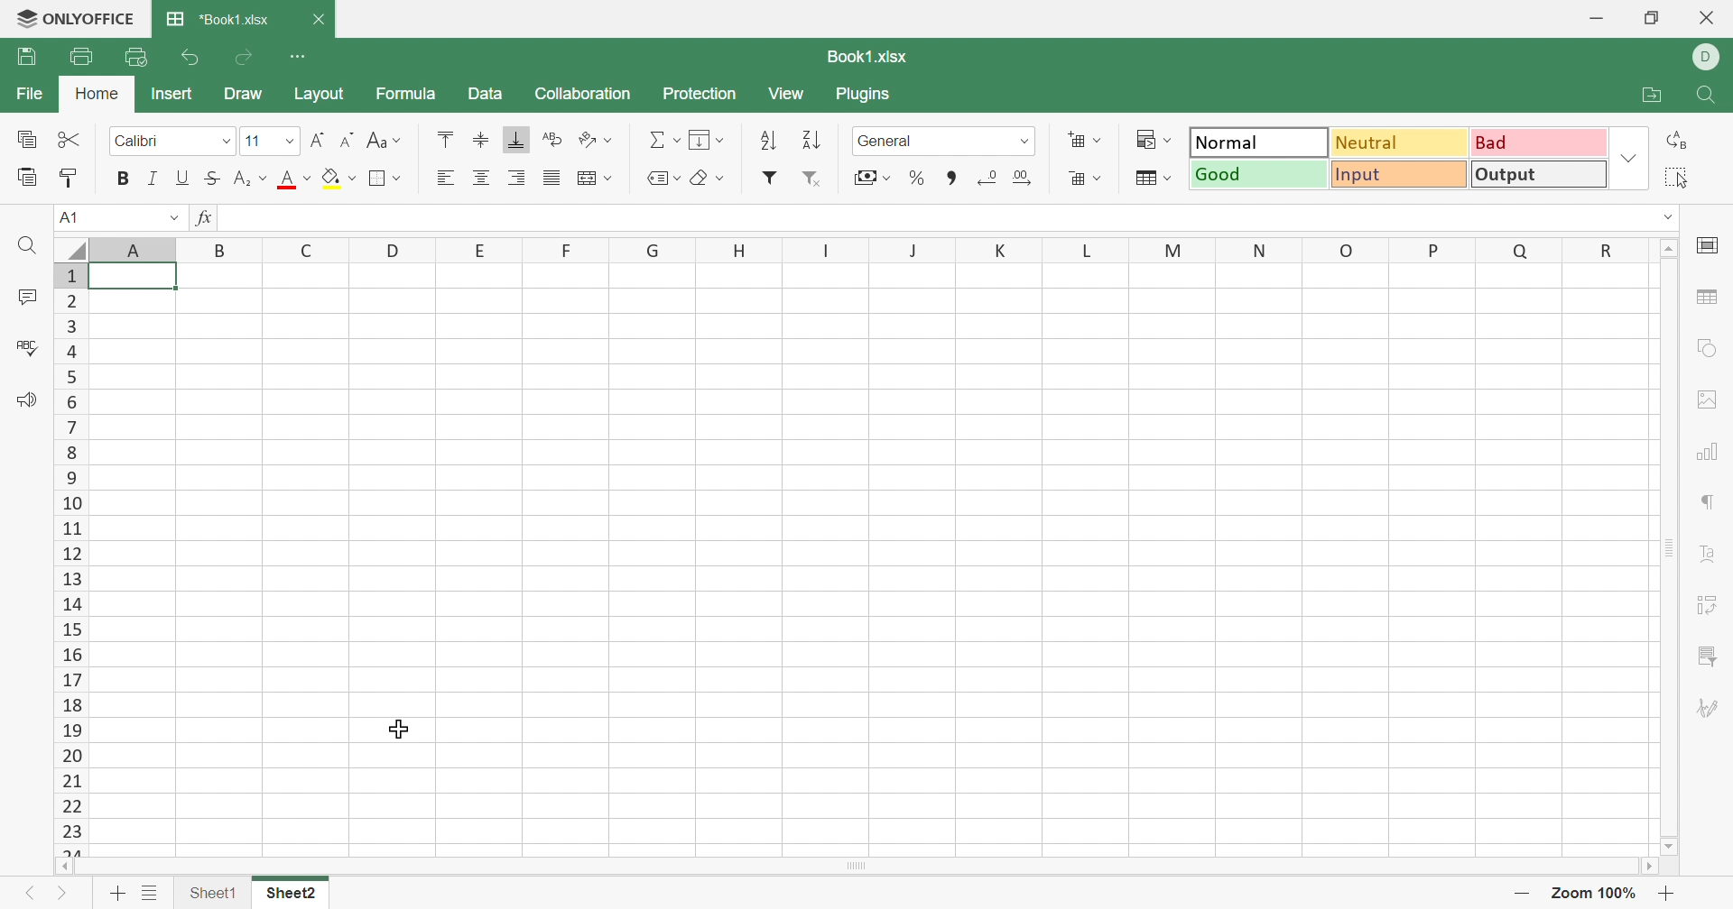 The width and height of the screenshot is (1733, 909). I want to click on Chart settings, so click(1710, 449).